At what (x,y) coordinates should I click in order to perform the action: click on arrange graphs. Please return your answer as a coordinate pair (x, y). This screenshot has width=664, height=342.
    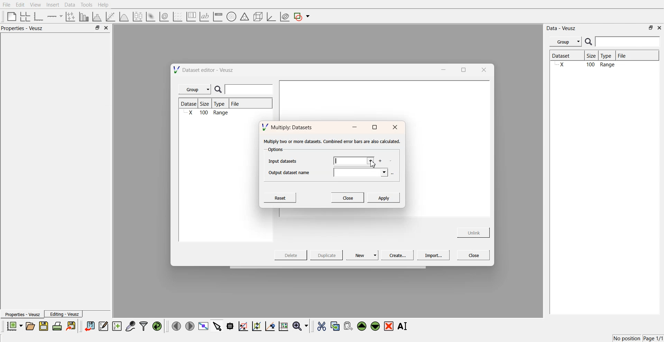
    Looking at the image, I should click on (24, 16).